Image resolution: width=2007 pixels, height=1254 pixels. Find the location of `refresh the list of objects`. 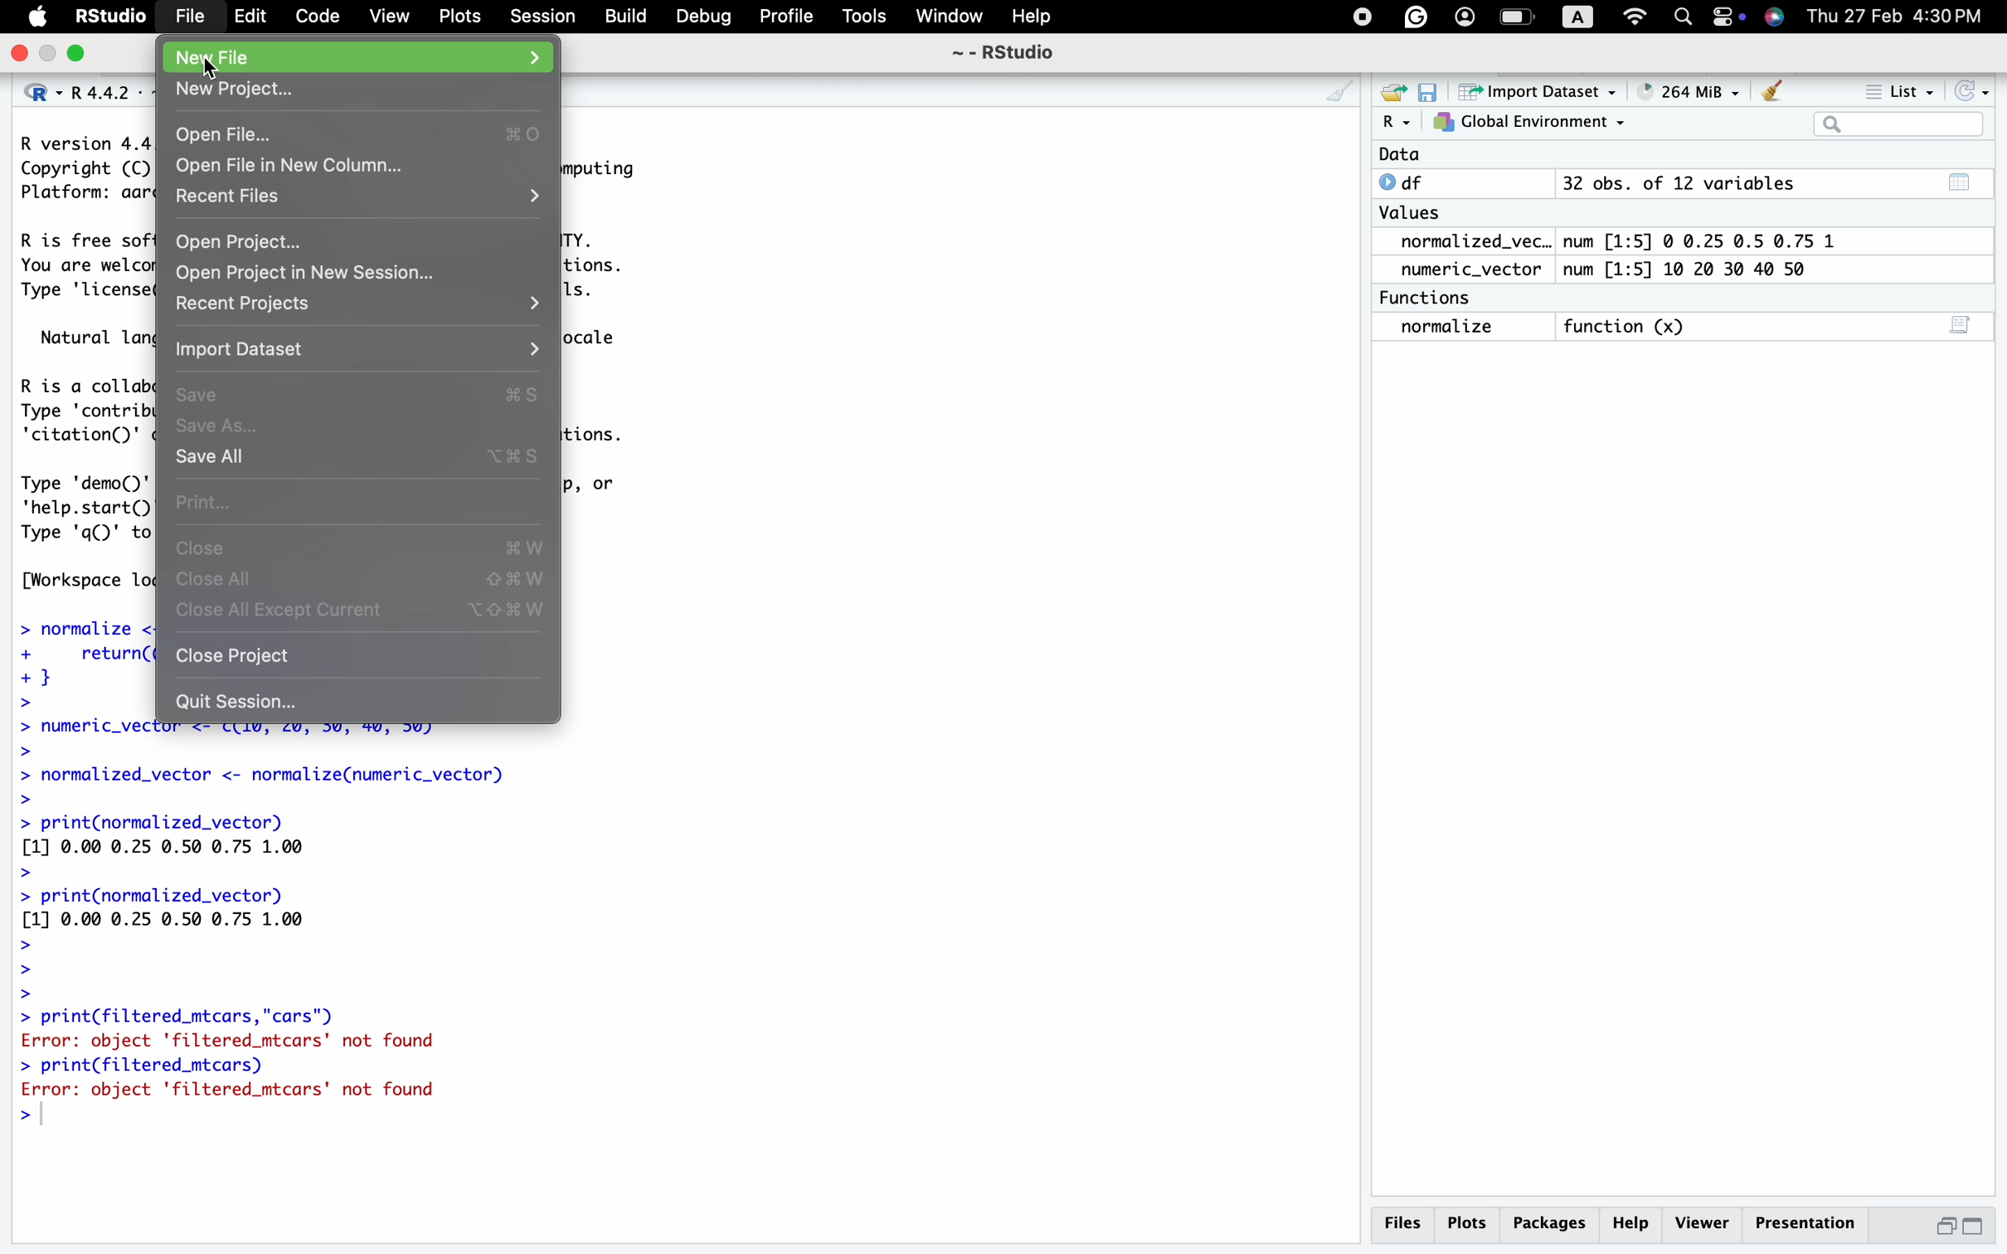

refresh the list of objects is located at coordinates (1978, 89).